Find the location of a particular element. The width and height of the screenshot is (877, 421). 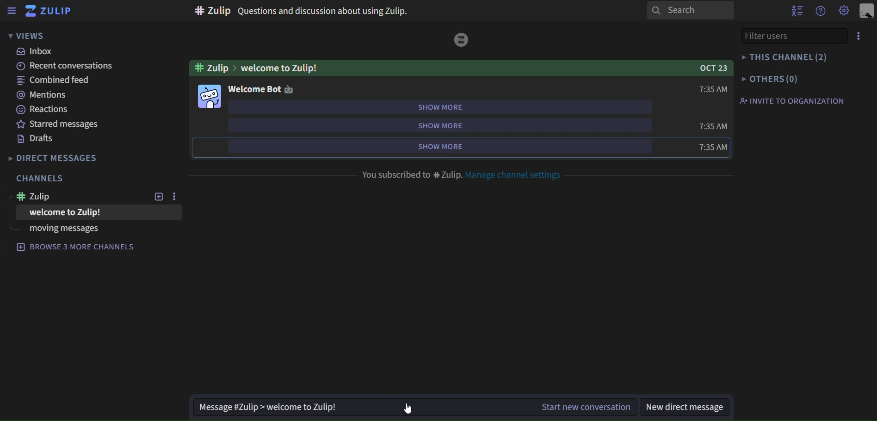

More options is located at coordinates (860, 36).